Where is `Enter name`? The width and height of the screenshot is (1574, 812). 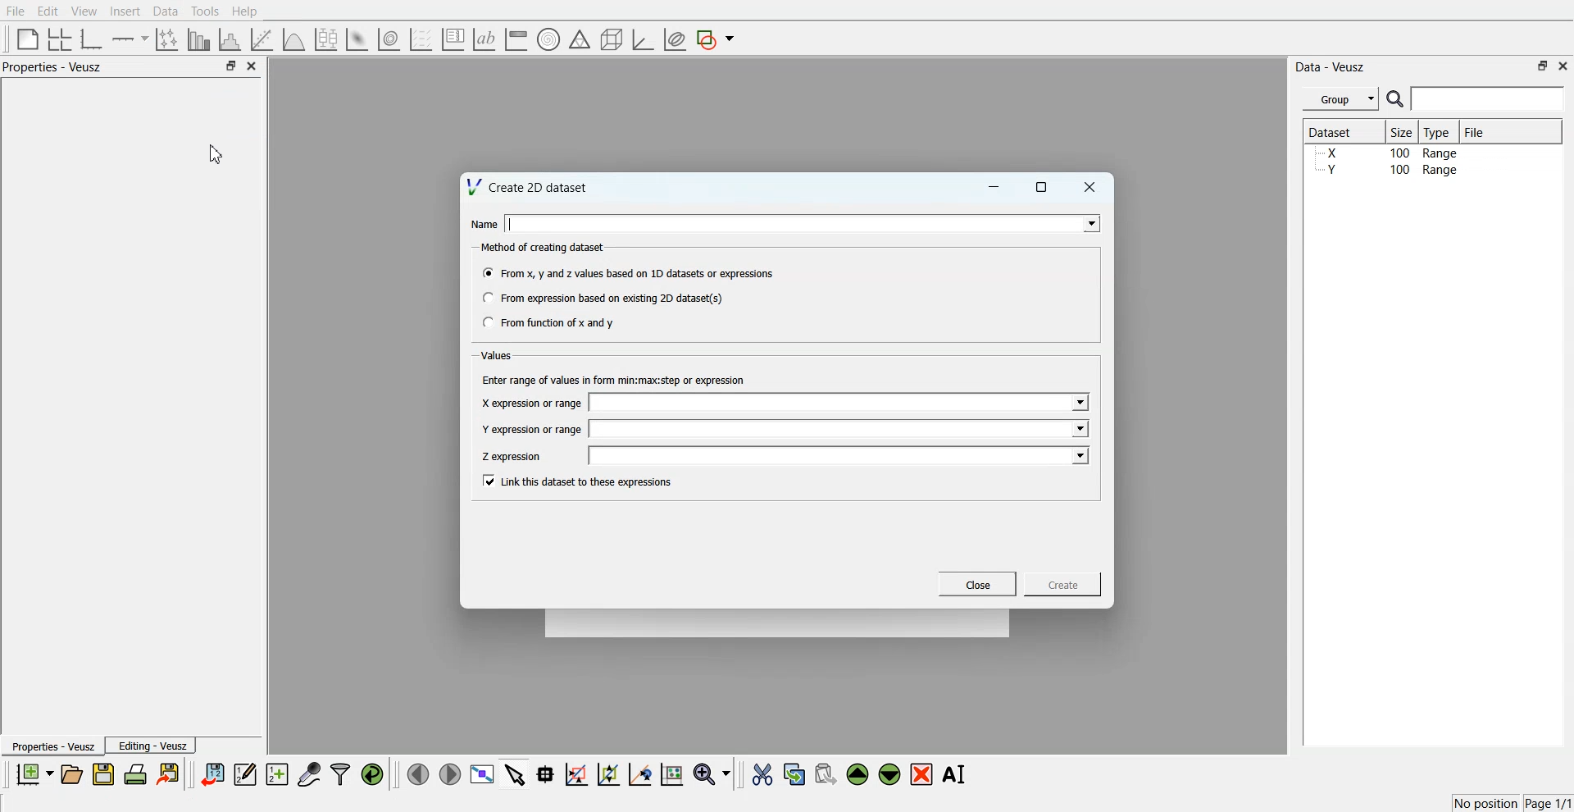
Enter name is located at coordinates (841, 404).